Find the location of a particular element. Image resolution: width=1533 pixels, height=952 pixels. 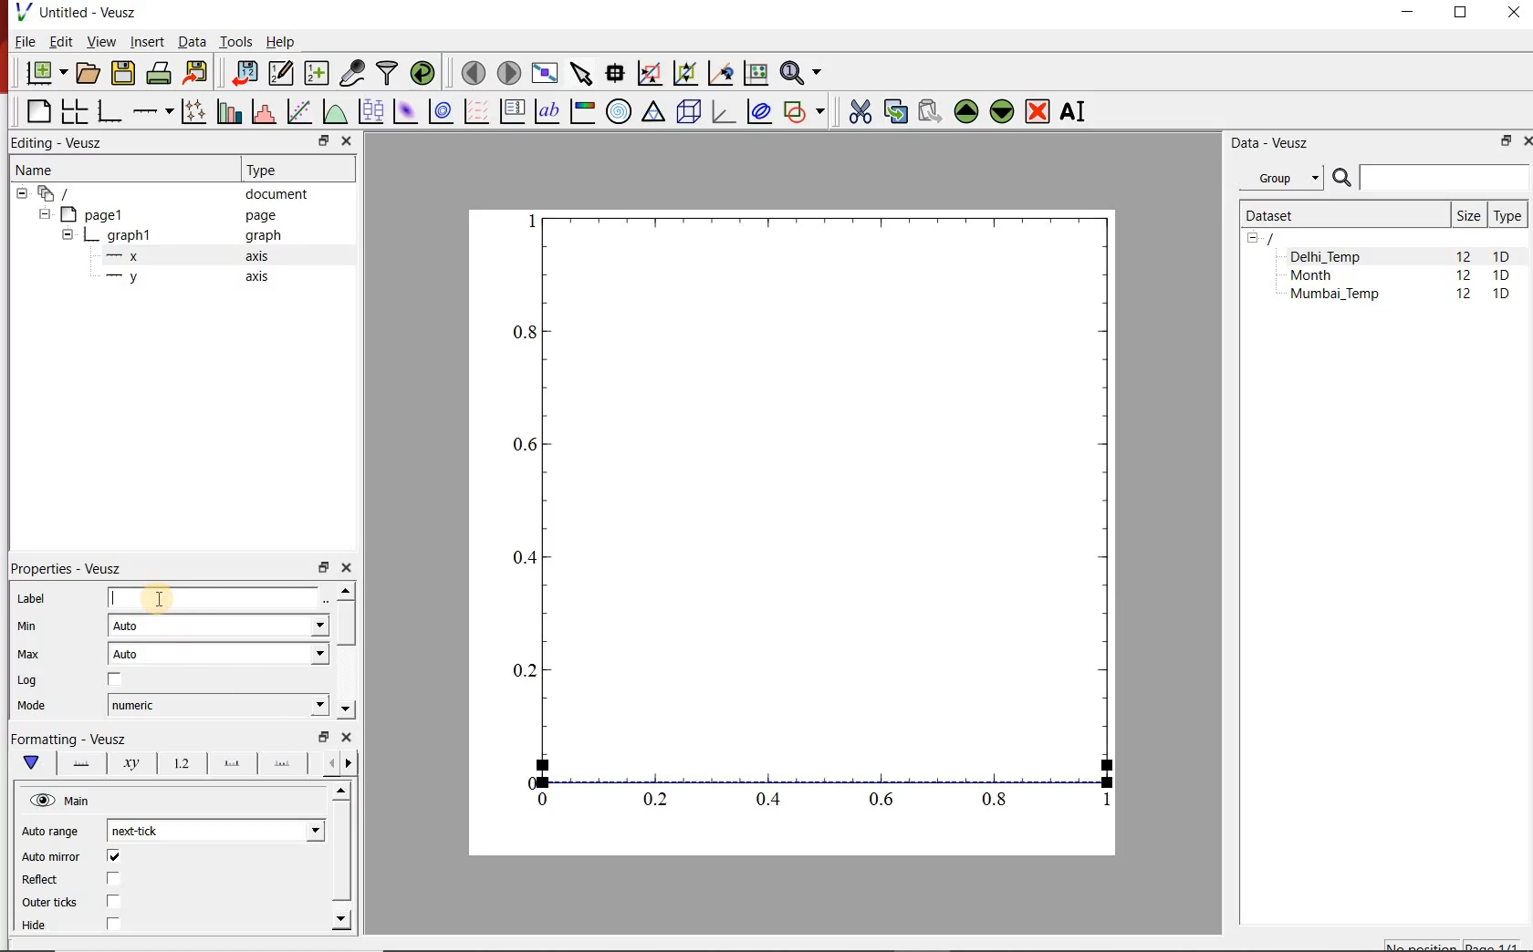

MINIMIZE is located at coordinates (1409, 13).